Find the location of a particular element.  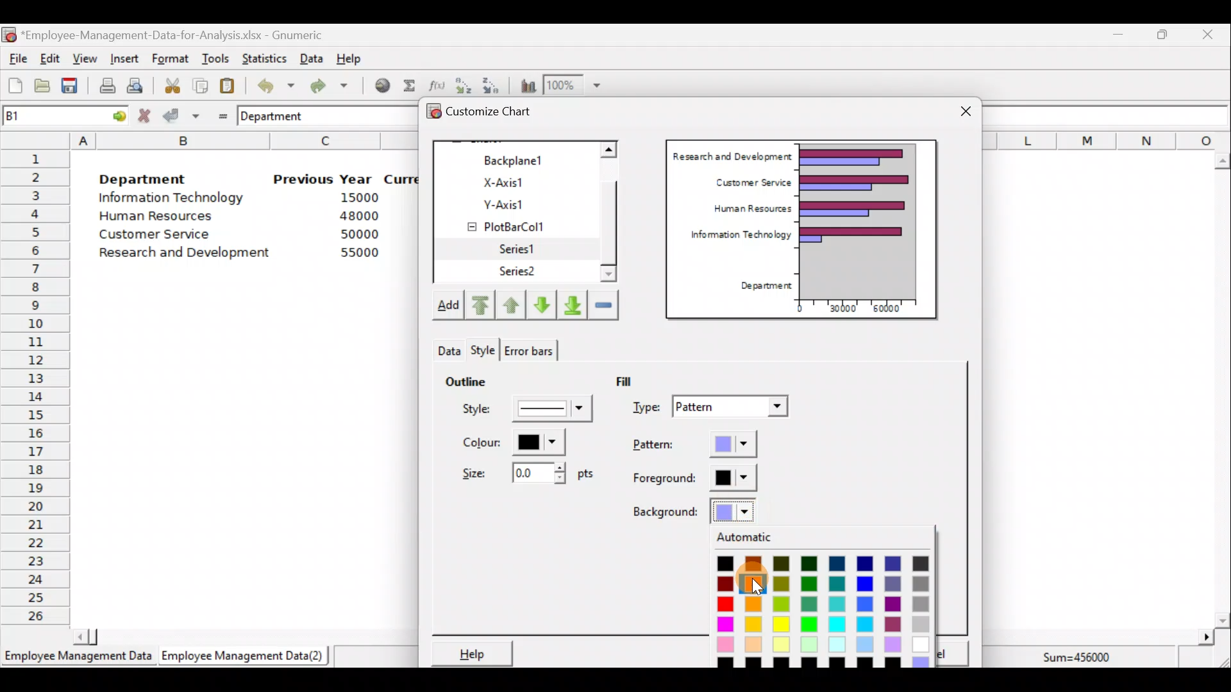

Remove is located at coordinates (603, 304).